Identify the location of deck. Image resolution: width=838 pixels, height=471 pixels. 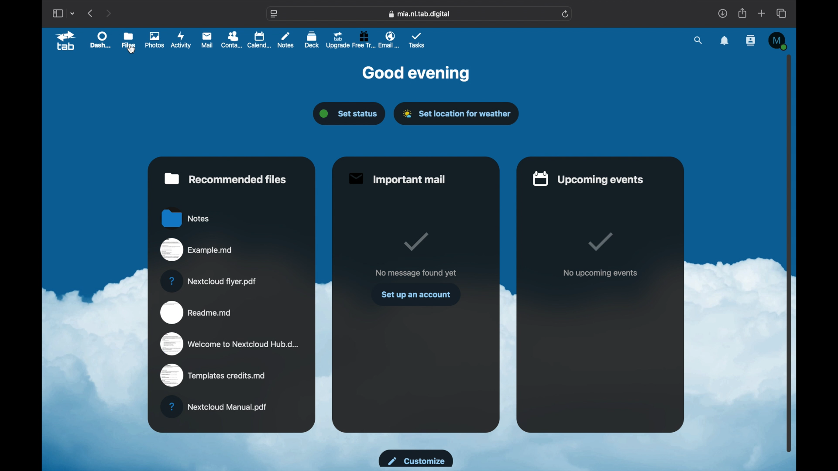
(312, 39).